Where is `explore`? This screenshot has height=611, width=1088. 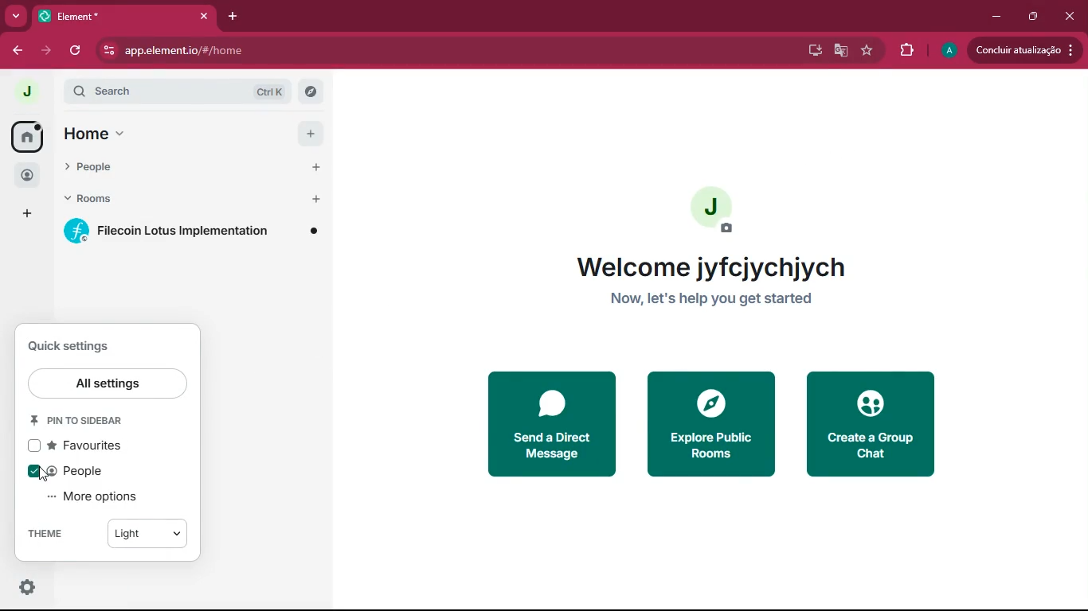 explore is located at coordinates (709, 424).